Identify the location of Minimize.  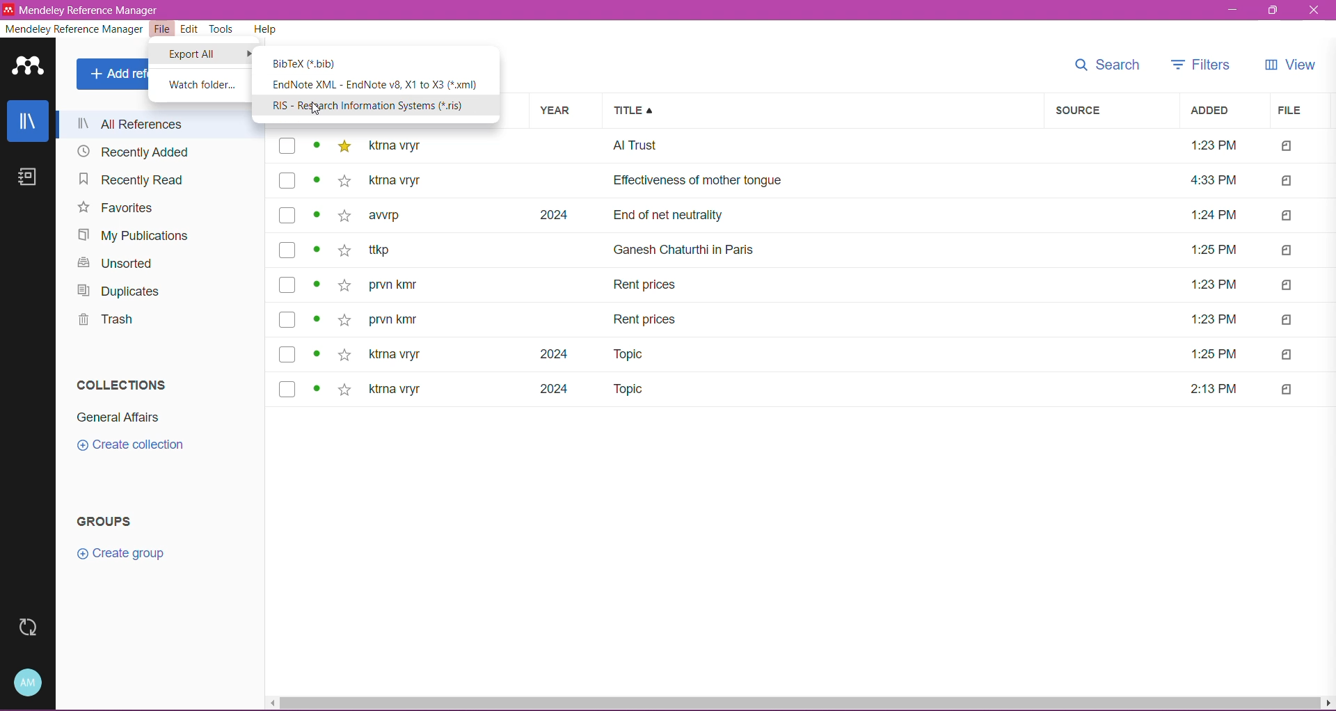
(1236, 10).